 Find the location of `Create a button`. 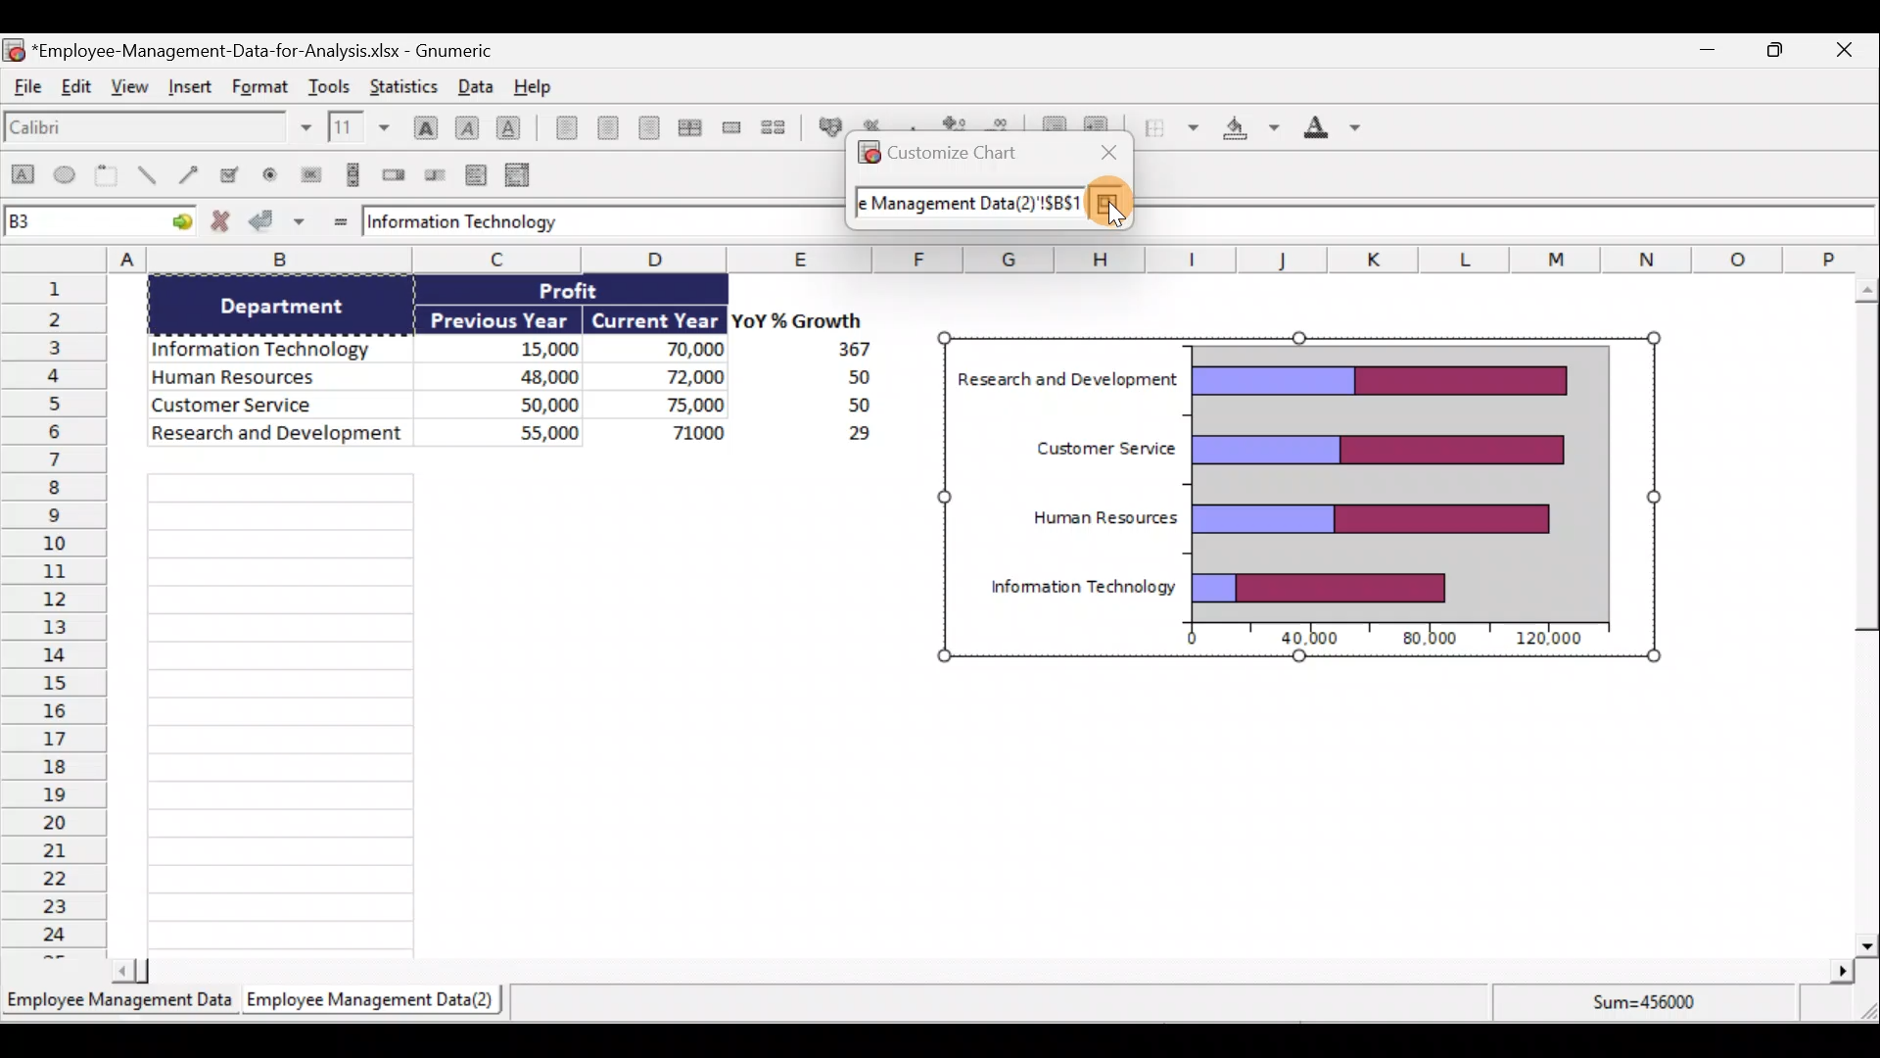

Create a button is located at coordinates (310, 172).